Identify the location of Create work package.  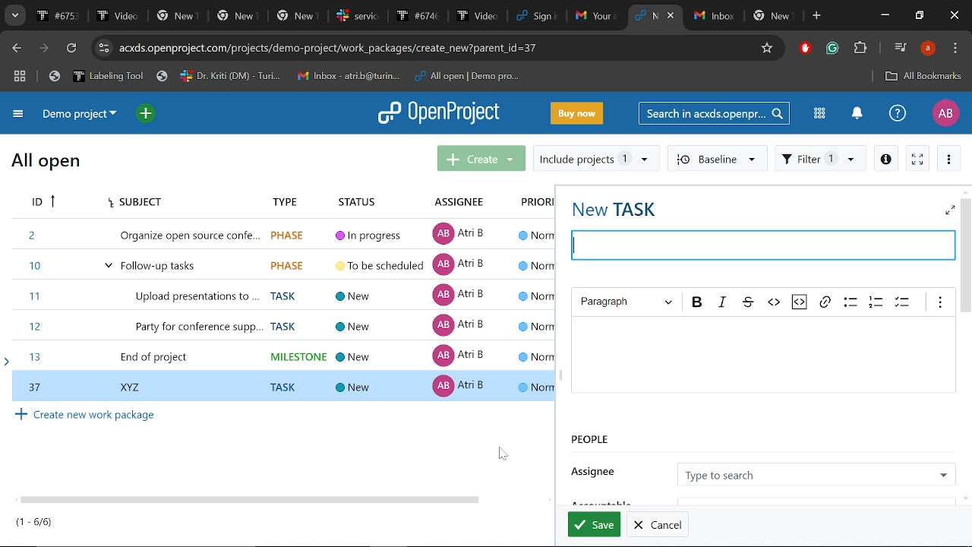
(87, 415).